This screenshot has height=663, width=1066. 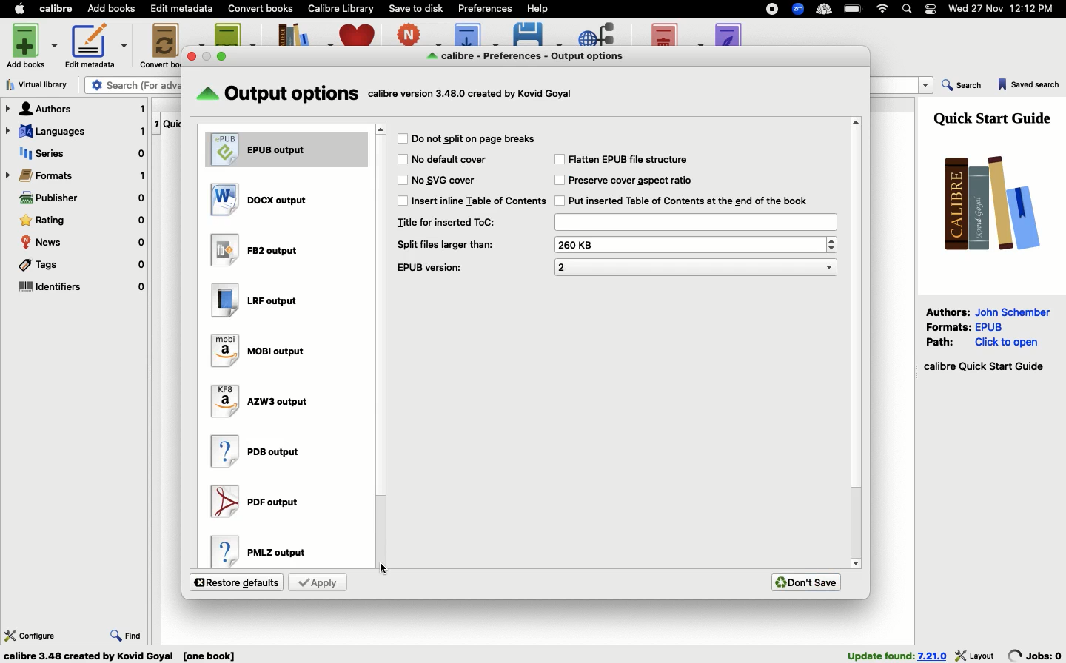 I want to click on Do not split or place breaks, so click(x=476, y=138).